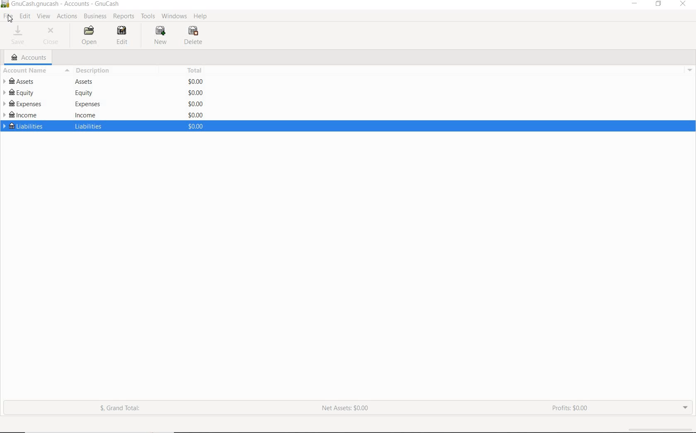 The image size is (696, 433). I want to click on $0.00, so click(196, 81).